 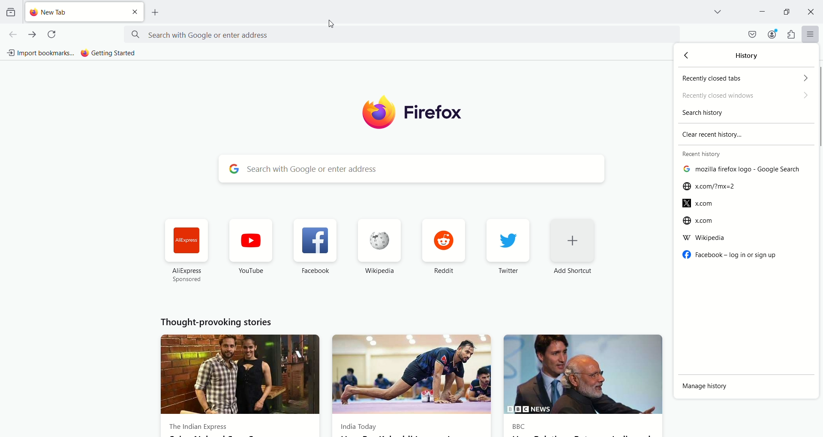 What do you see at coordinates (810, 34) in the screenshot?
I see `open application menu` at bounding box center [810, 34].